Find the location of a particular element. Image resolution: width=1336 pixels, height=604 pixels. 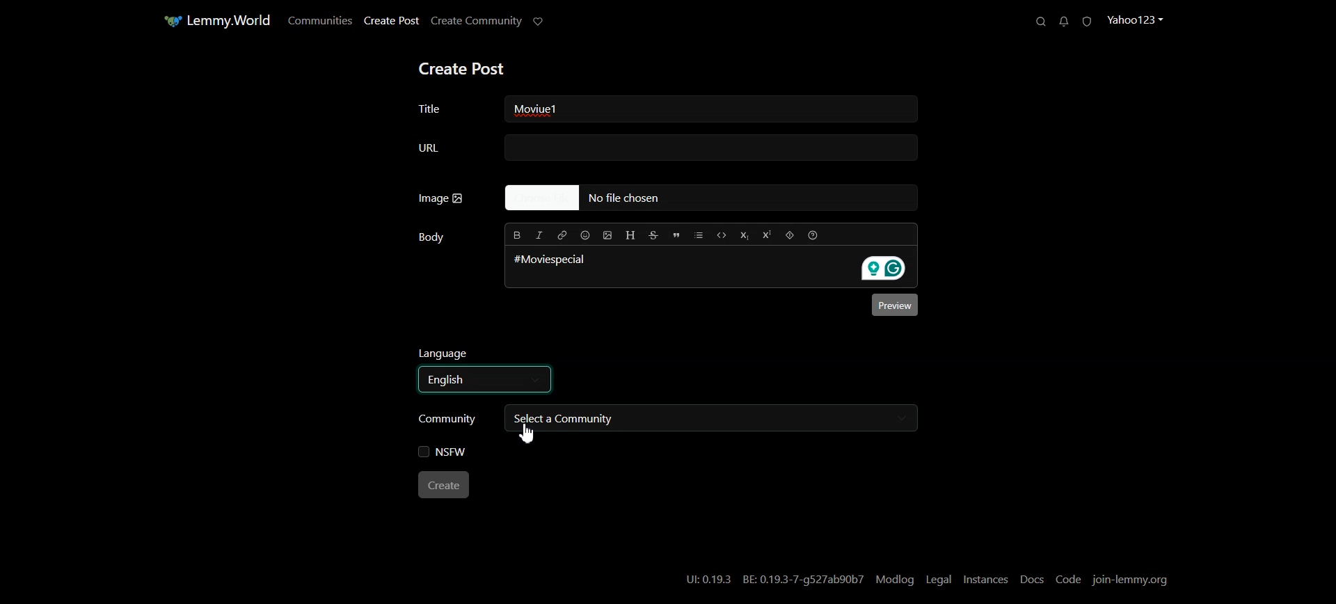

Text is located at coordinates (552, 109).